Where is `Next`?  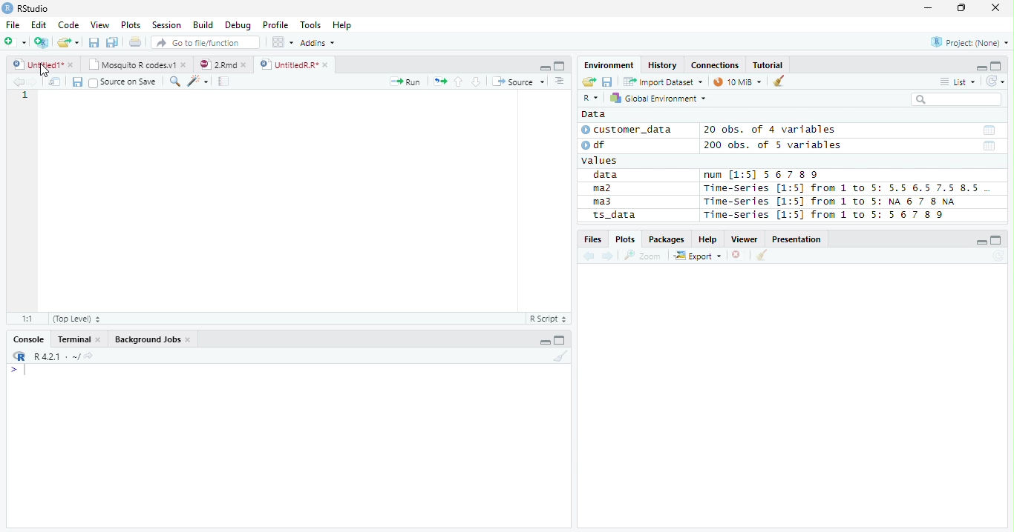 Next is located at coordinates (609, 257).